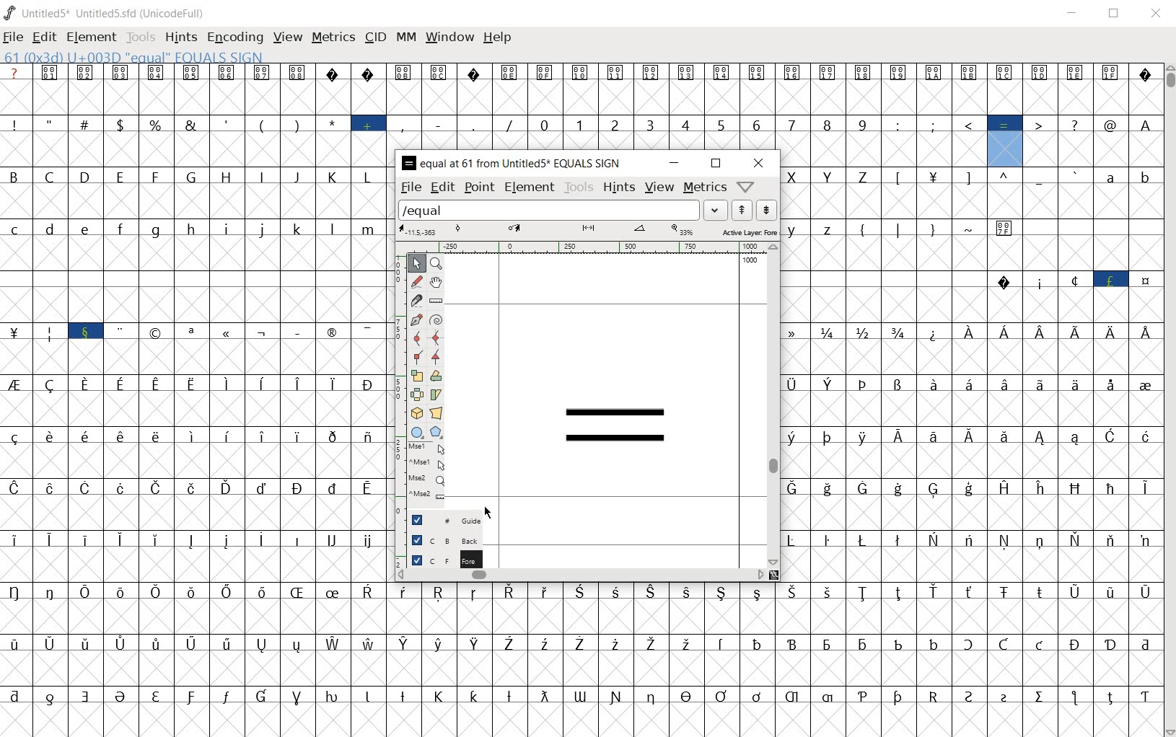 Image resolution: width=1176 pixels, height=737 pixels. I want to click on Help/Window, so click(746, 186).